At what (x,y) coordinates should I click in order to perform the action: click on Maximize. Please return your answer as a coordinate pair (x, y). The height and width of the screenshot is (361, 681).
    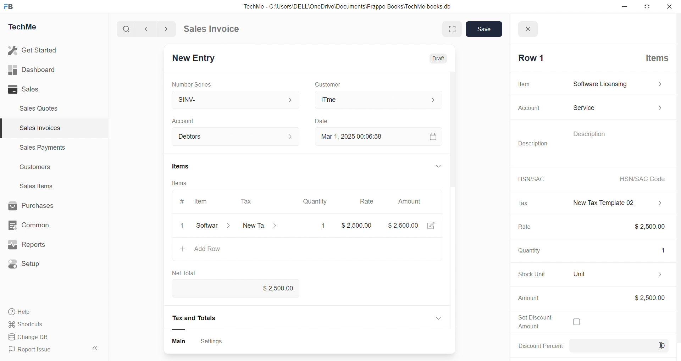
    Looking at the image, I should click on (648, 8).